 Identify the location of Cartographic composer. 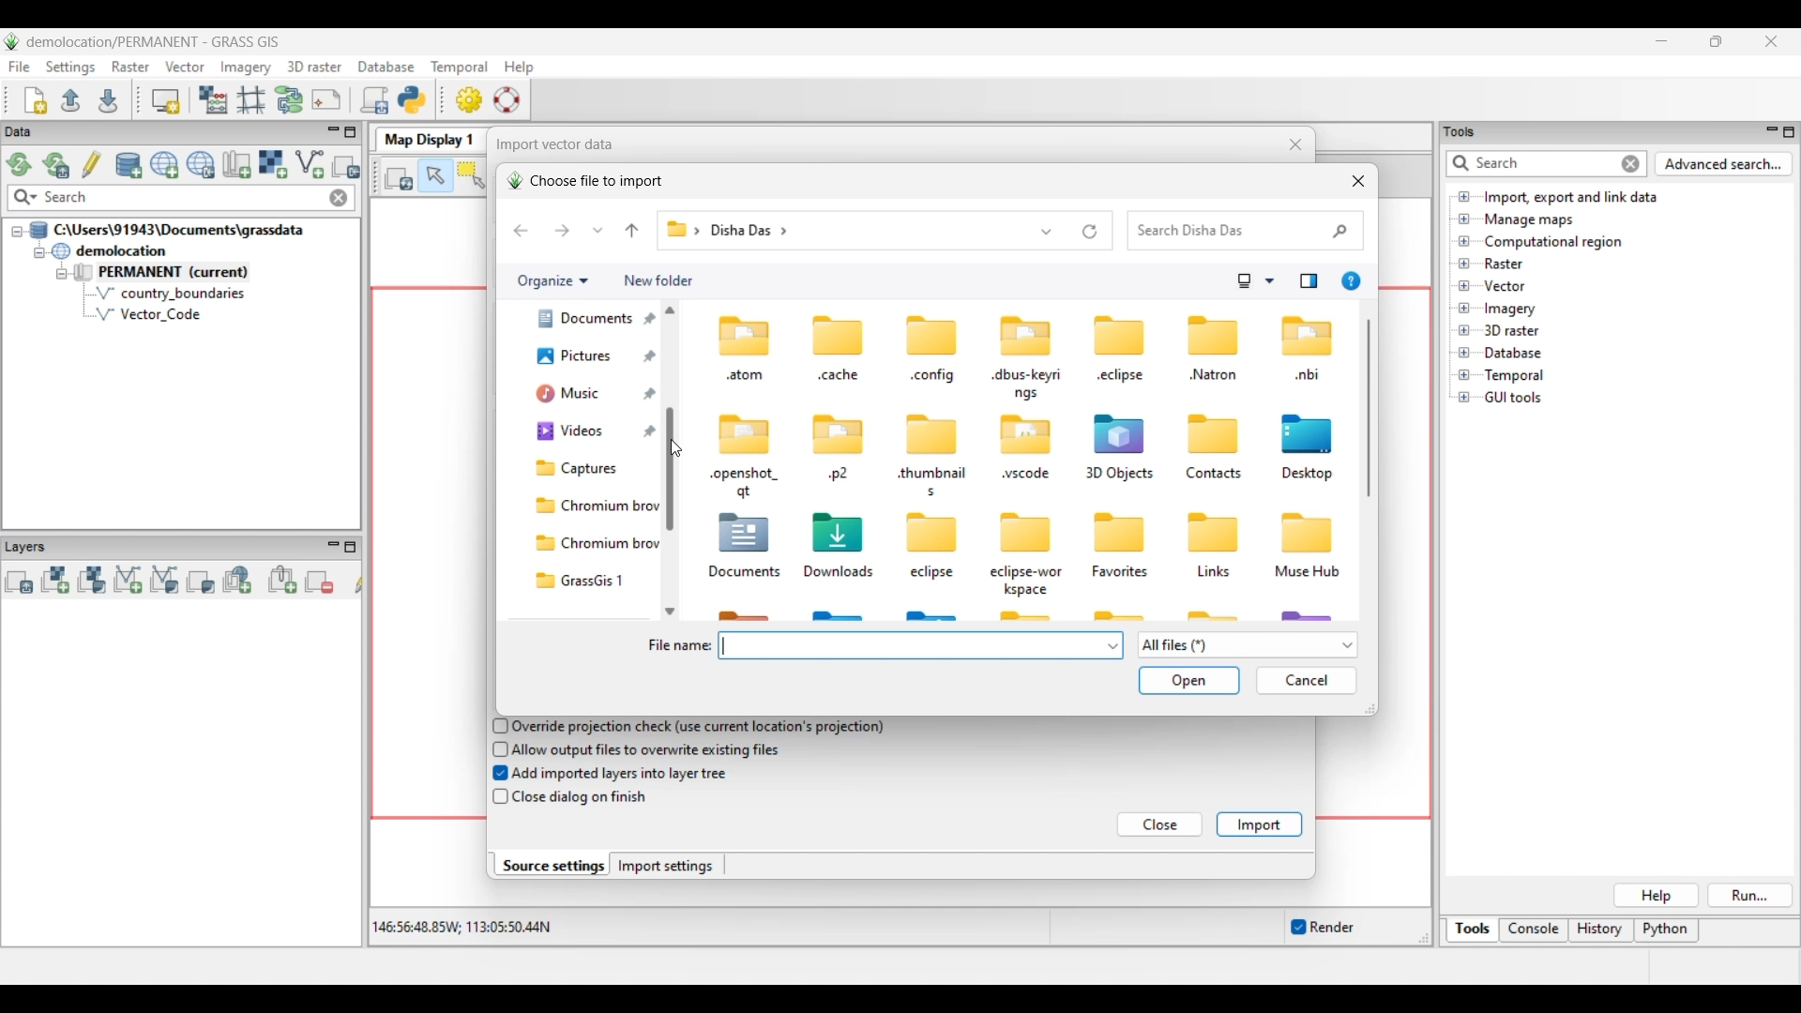
(326, 100).